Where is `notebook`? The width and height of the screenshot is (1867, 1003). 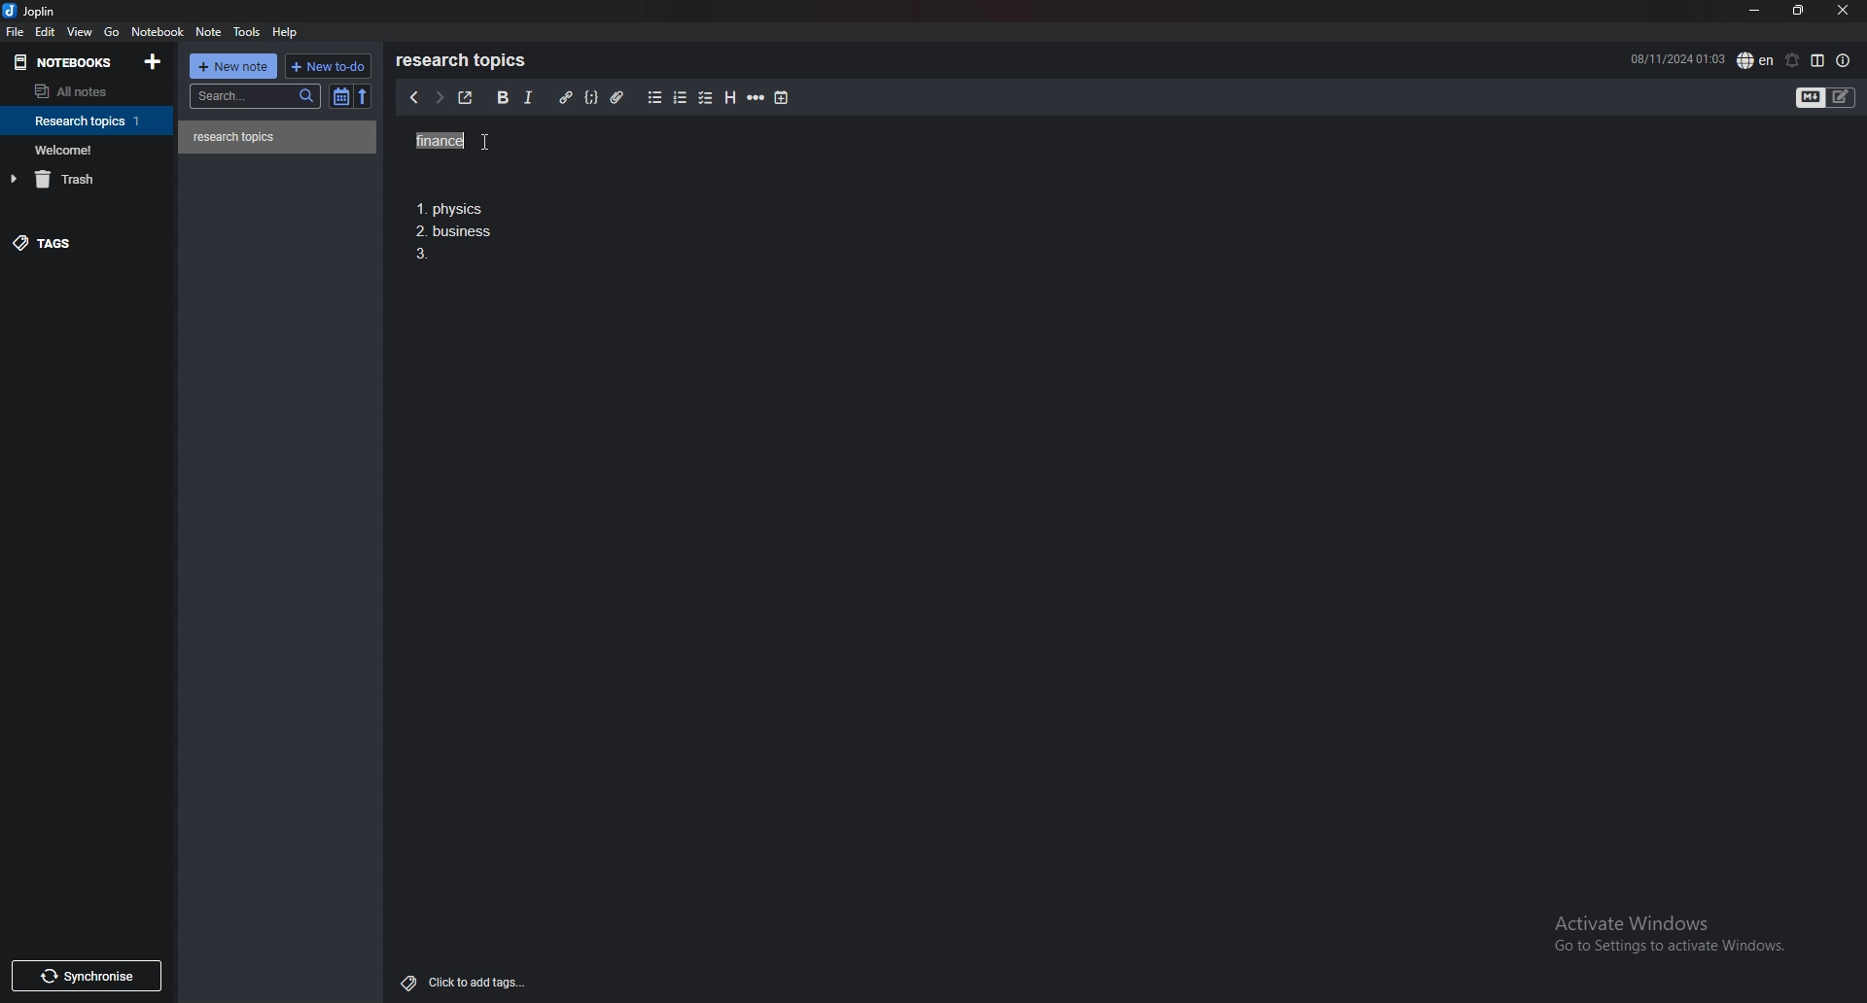 notebook is located at coordinates (159, 32).